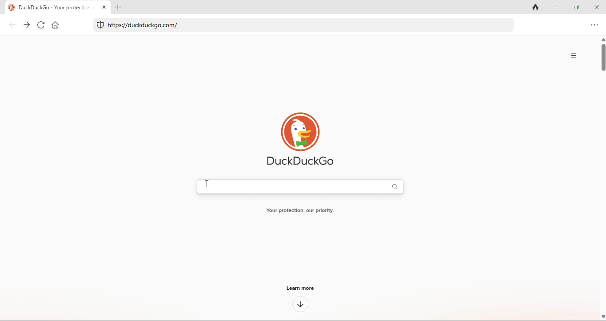  What do you see at coordinates (303, 289) in the screenshot?
I see `learn more` at bounding box center [303, 289].